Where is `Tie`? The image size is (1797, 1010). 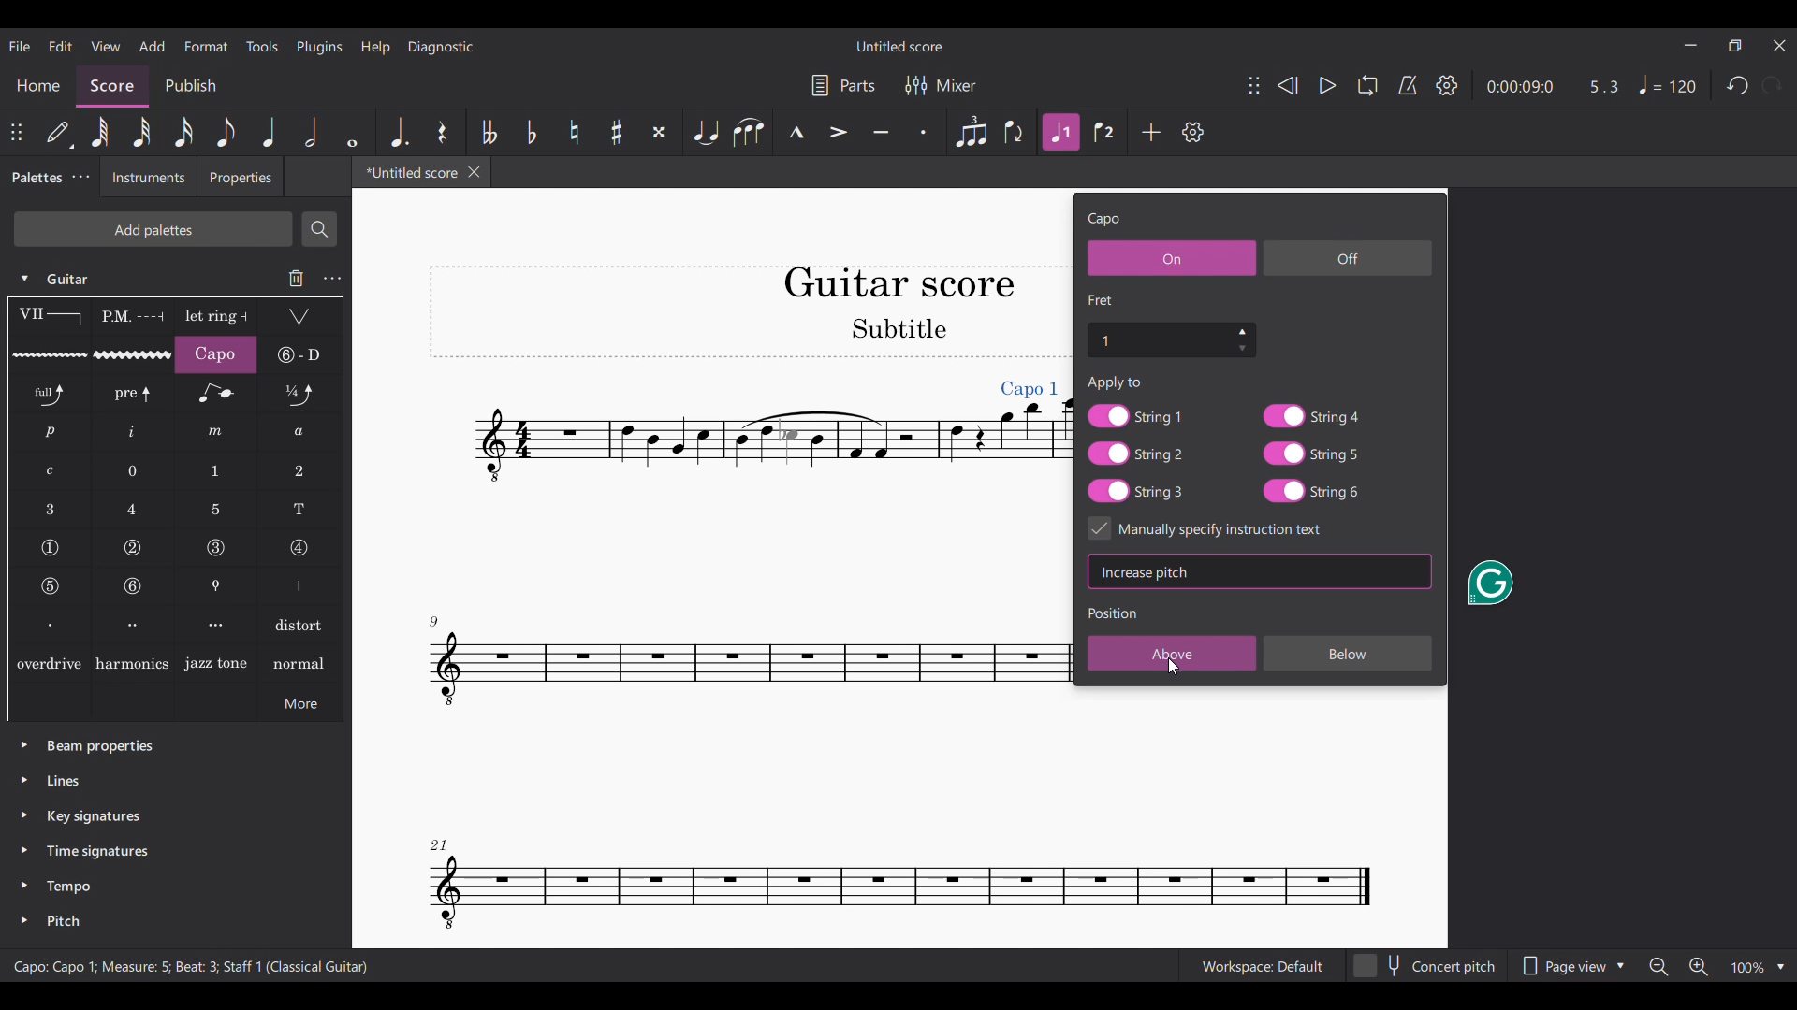 Tie is located at coordinates (704, 132).